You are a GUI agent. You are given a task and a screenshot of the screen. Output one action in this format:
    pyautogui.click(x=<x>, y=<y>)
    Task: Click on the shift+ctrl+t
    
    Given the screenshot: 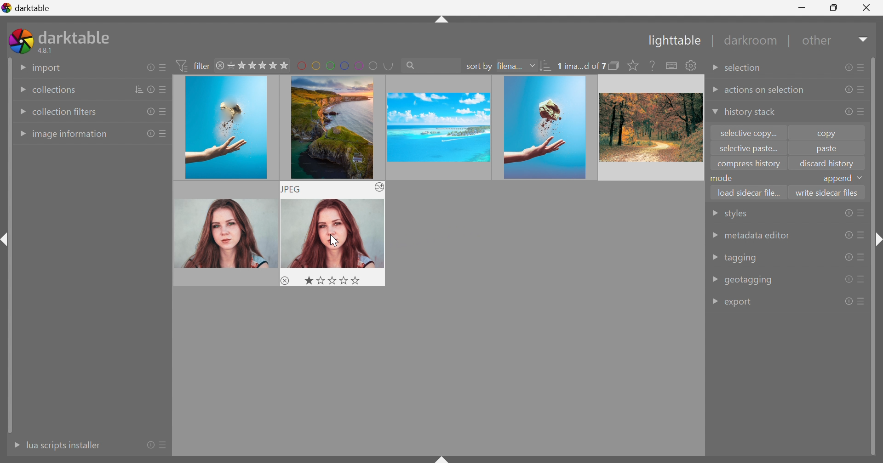 What is the action you would take?
    pyautogui.click(x=441, y=21)
    